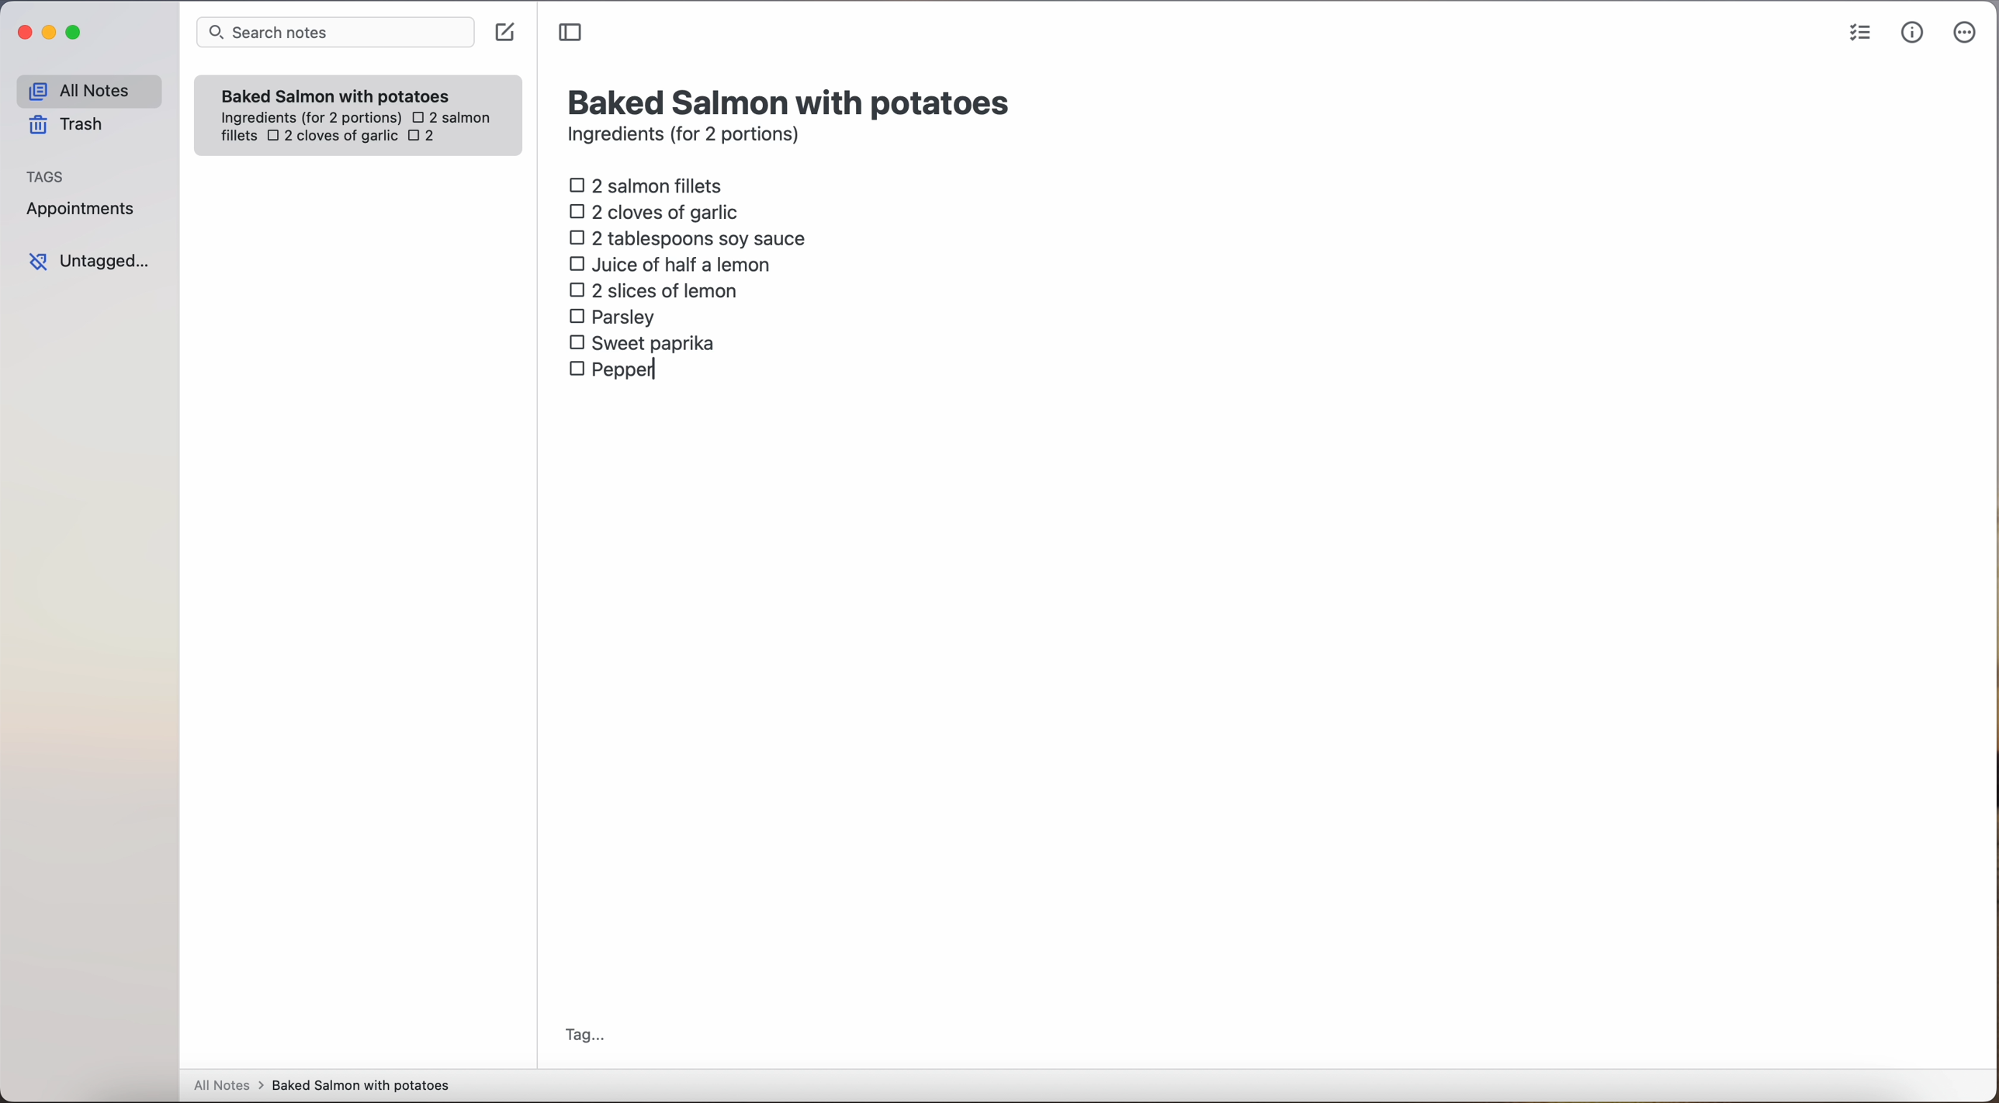 This screenshot has width=1999, height=1103. What do you see at coordinates (88, 90) in the screenshot?
I see `all notes` at bounding box center [88, 90].